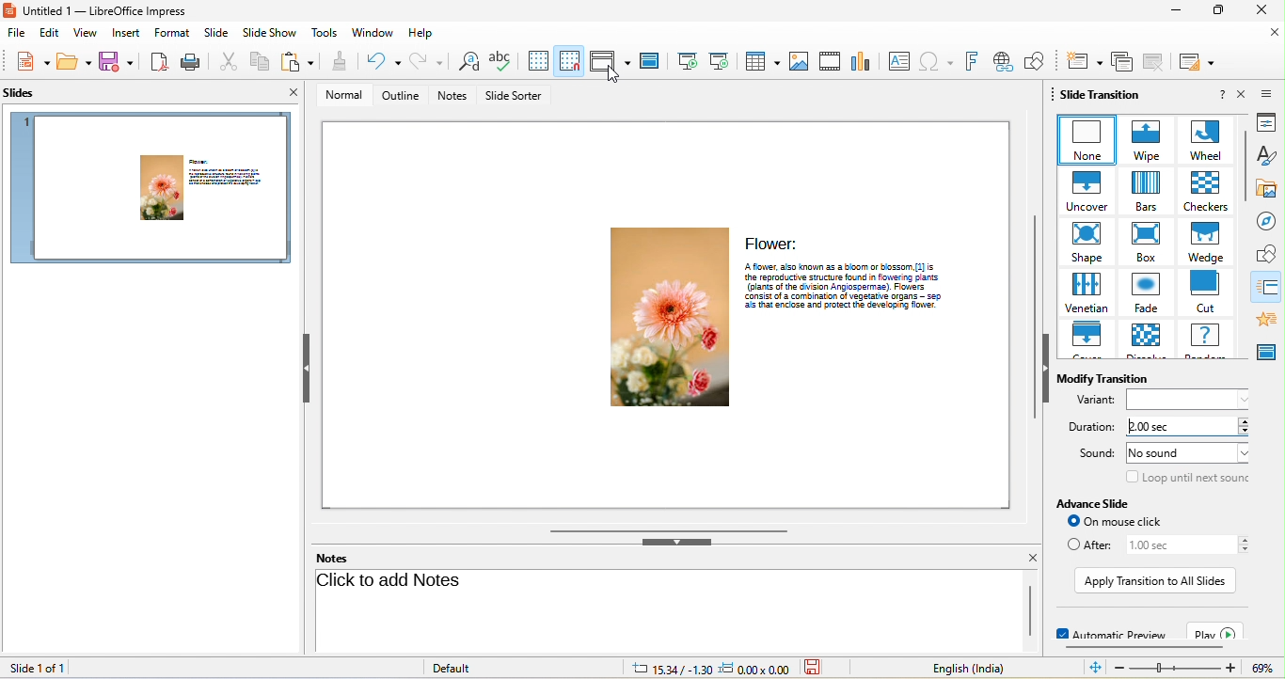 This screenshot has width=1285, height=679. Describe the element at coordinates (373, 34) in the screenshot. I see `window` at that location.